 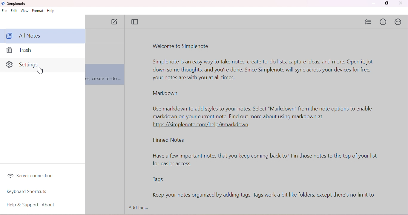 I want to click on welcome text, so click(x=266, y=70).